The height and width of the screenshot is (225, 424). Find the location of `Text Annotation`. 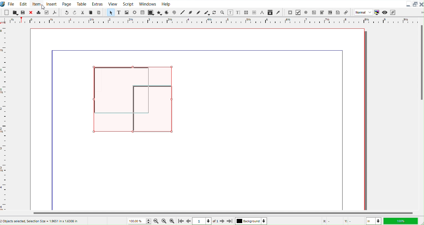

Text Annotation is located at coordinates (338, 12).